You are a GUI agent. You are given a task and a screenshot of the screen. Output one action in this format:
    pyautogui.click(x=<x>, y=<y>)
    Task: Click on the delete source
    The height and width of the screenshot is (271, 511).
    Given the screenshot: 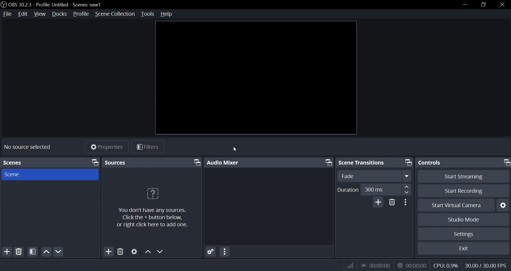 What is the action you would take?
    pyautogui.click(x=19, y=251)
    